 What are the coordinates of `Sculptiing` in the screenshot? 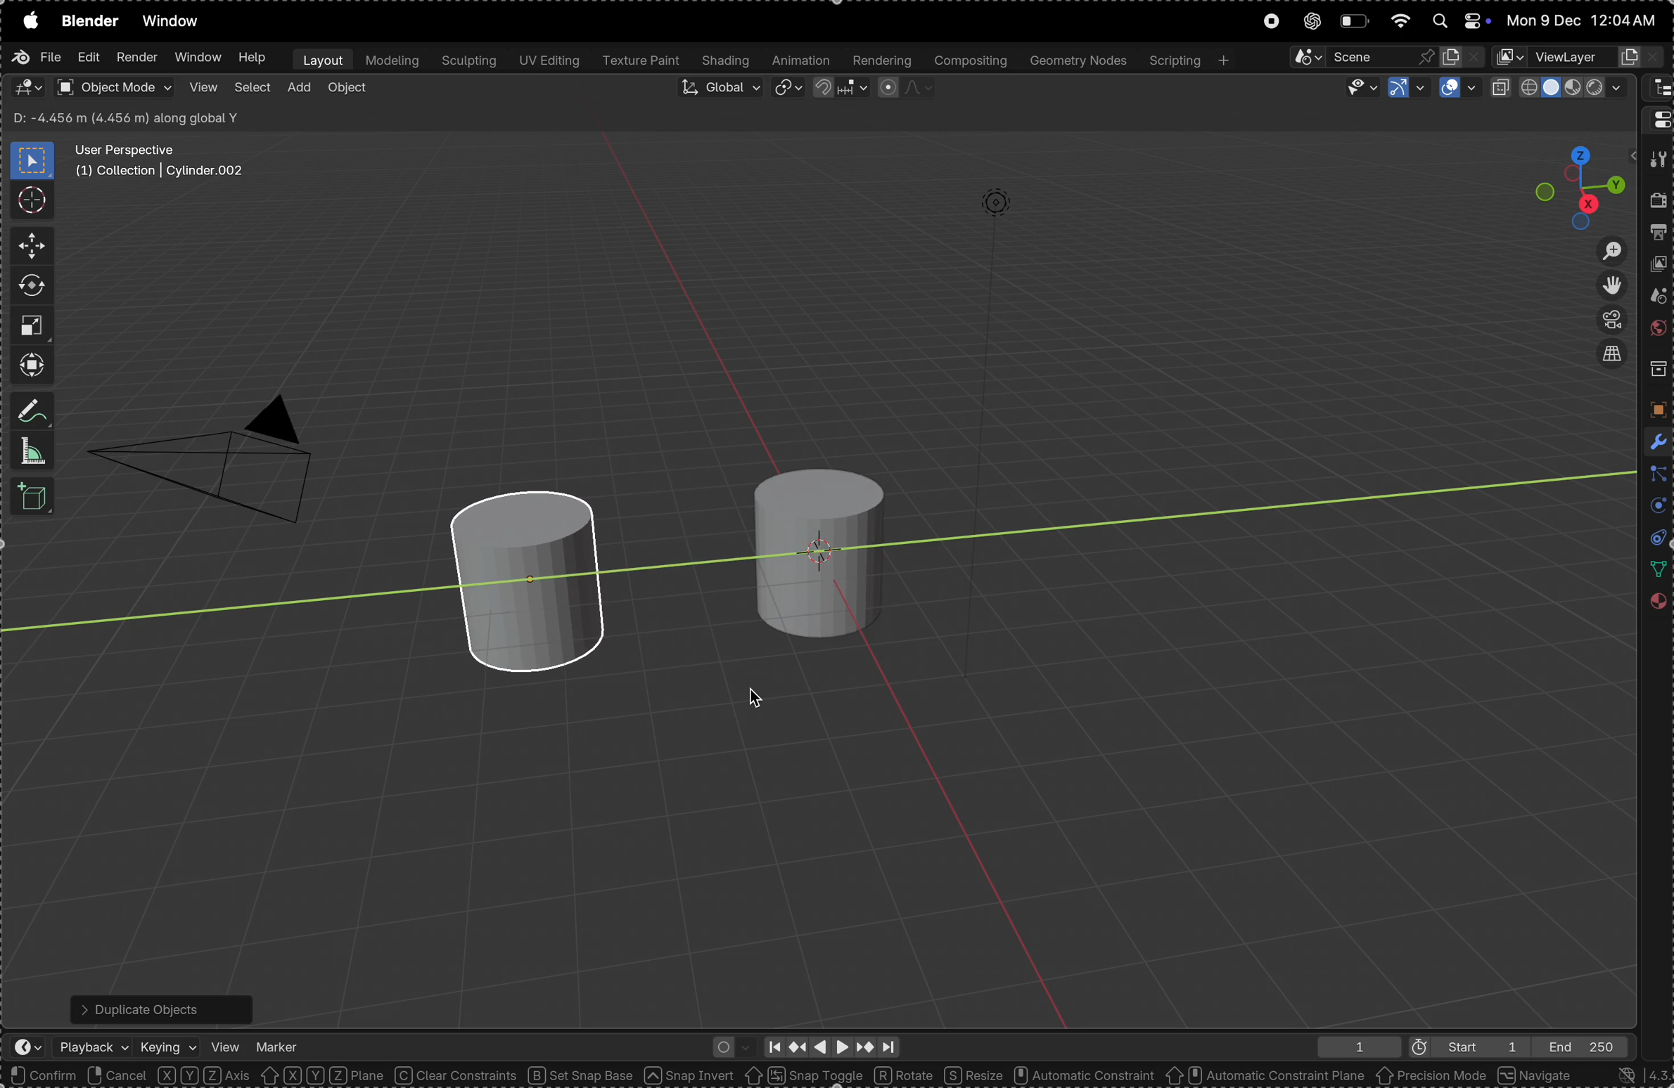 It's located at (468, 61).